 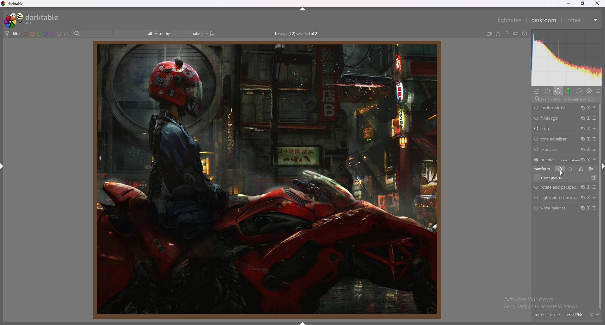 What do you see at coordinates (525, 34) in the screenshot?
I see `show global preferences` at bounding box center [525, 34].